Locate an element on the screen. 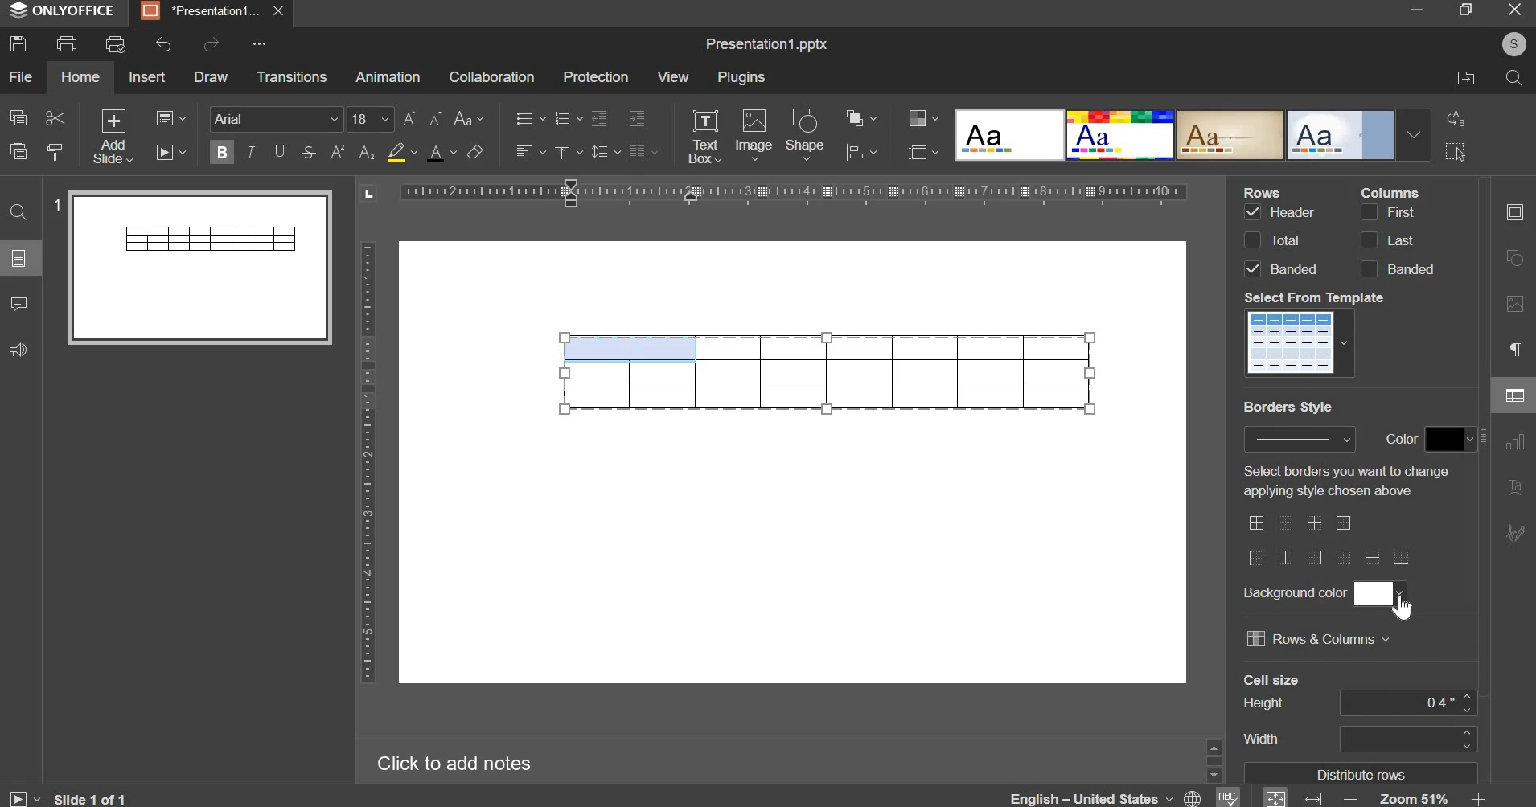  copy style is located at coordinates (57, 152).